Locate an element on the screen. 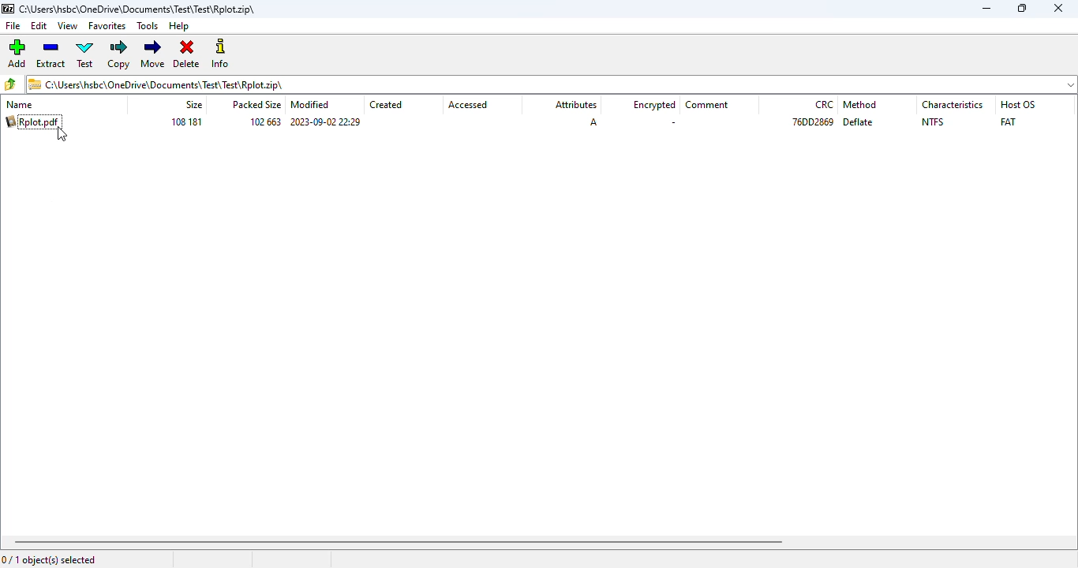 This screenshot has width=1078, height=568. C:\Users\hsbc\OneDrive\Documents\Test\Test\Rplot.zip\ is located at coordinates (131, 9).